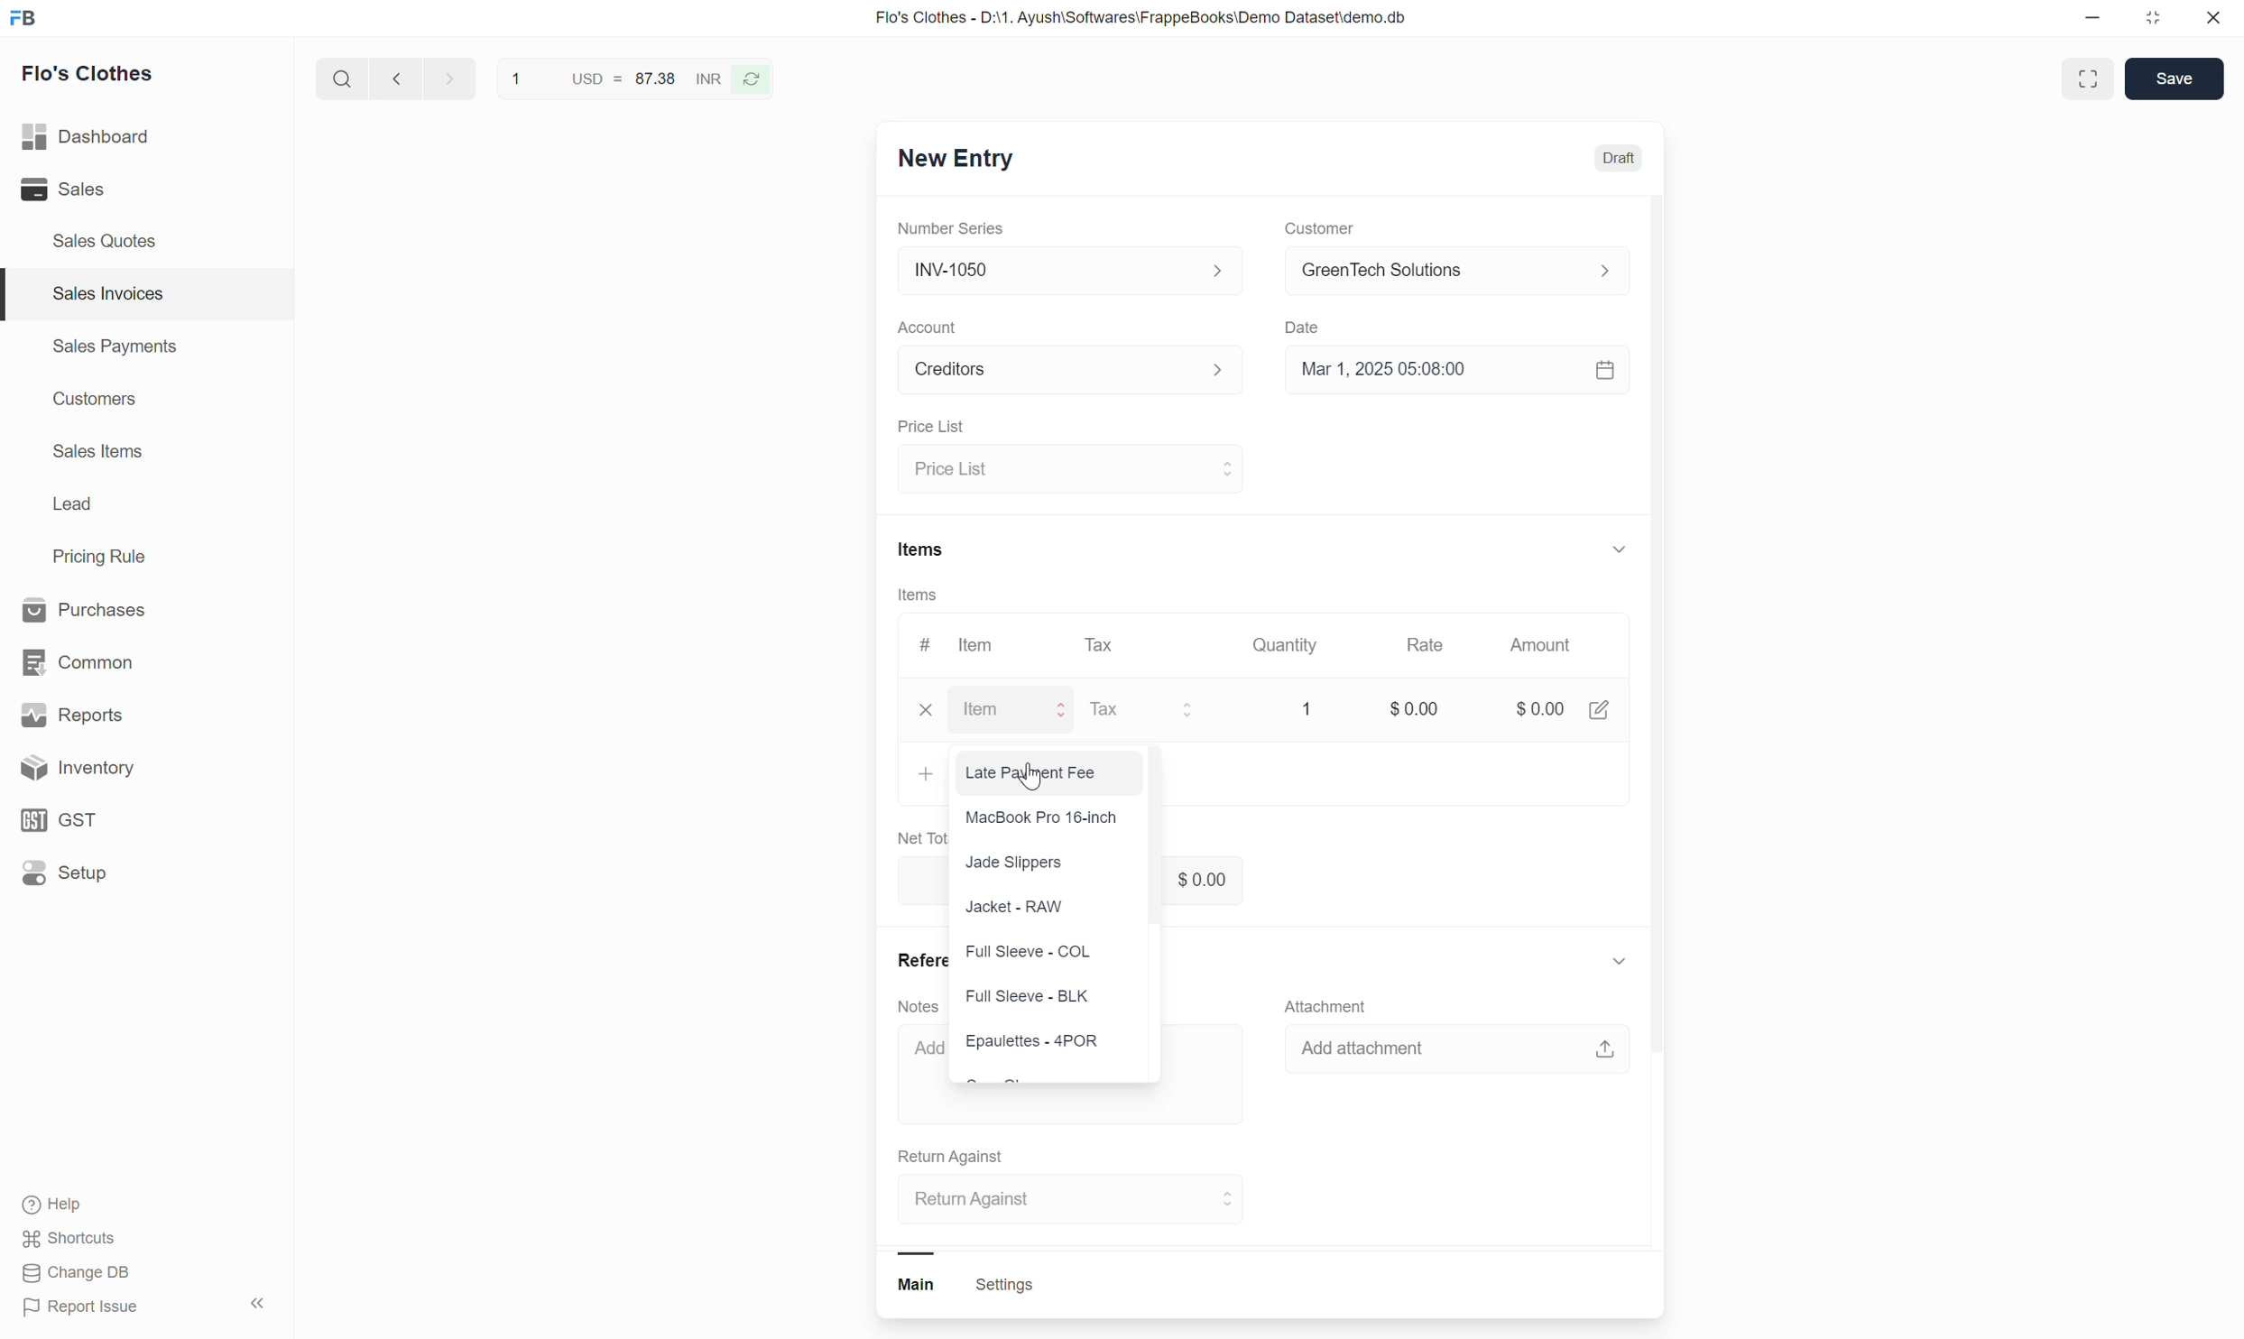 This screenshot has width=2244, height=1339. What do you see at coordinates (117, 137) in the screenshot?
I see `Dashboard ` at bounding box center [117, 137].